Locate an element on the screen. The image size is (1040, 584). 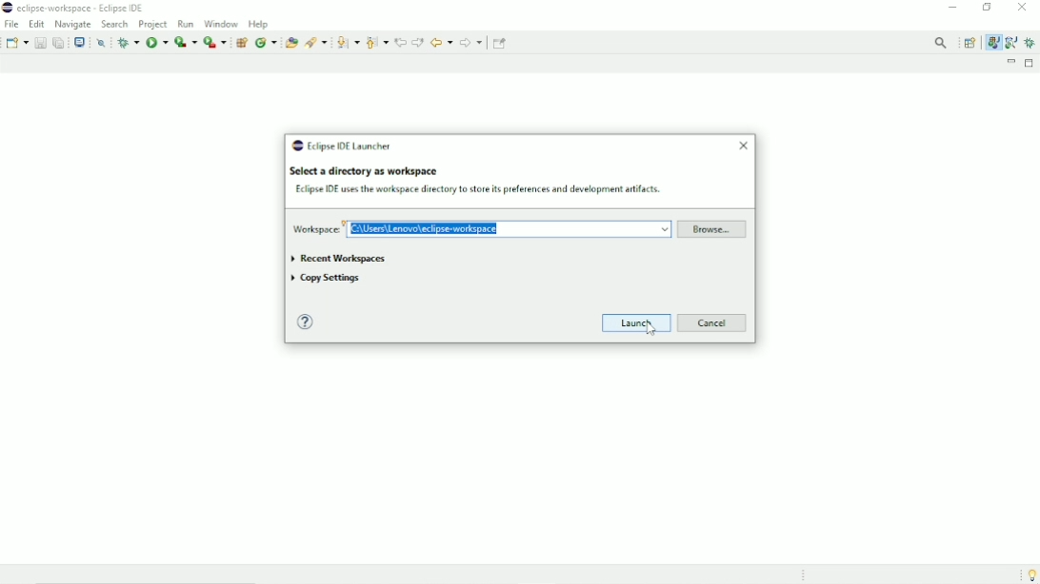
Close is located at coordinates (1023, 9).